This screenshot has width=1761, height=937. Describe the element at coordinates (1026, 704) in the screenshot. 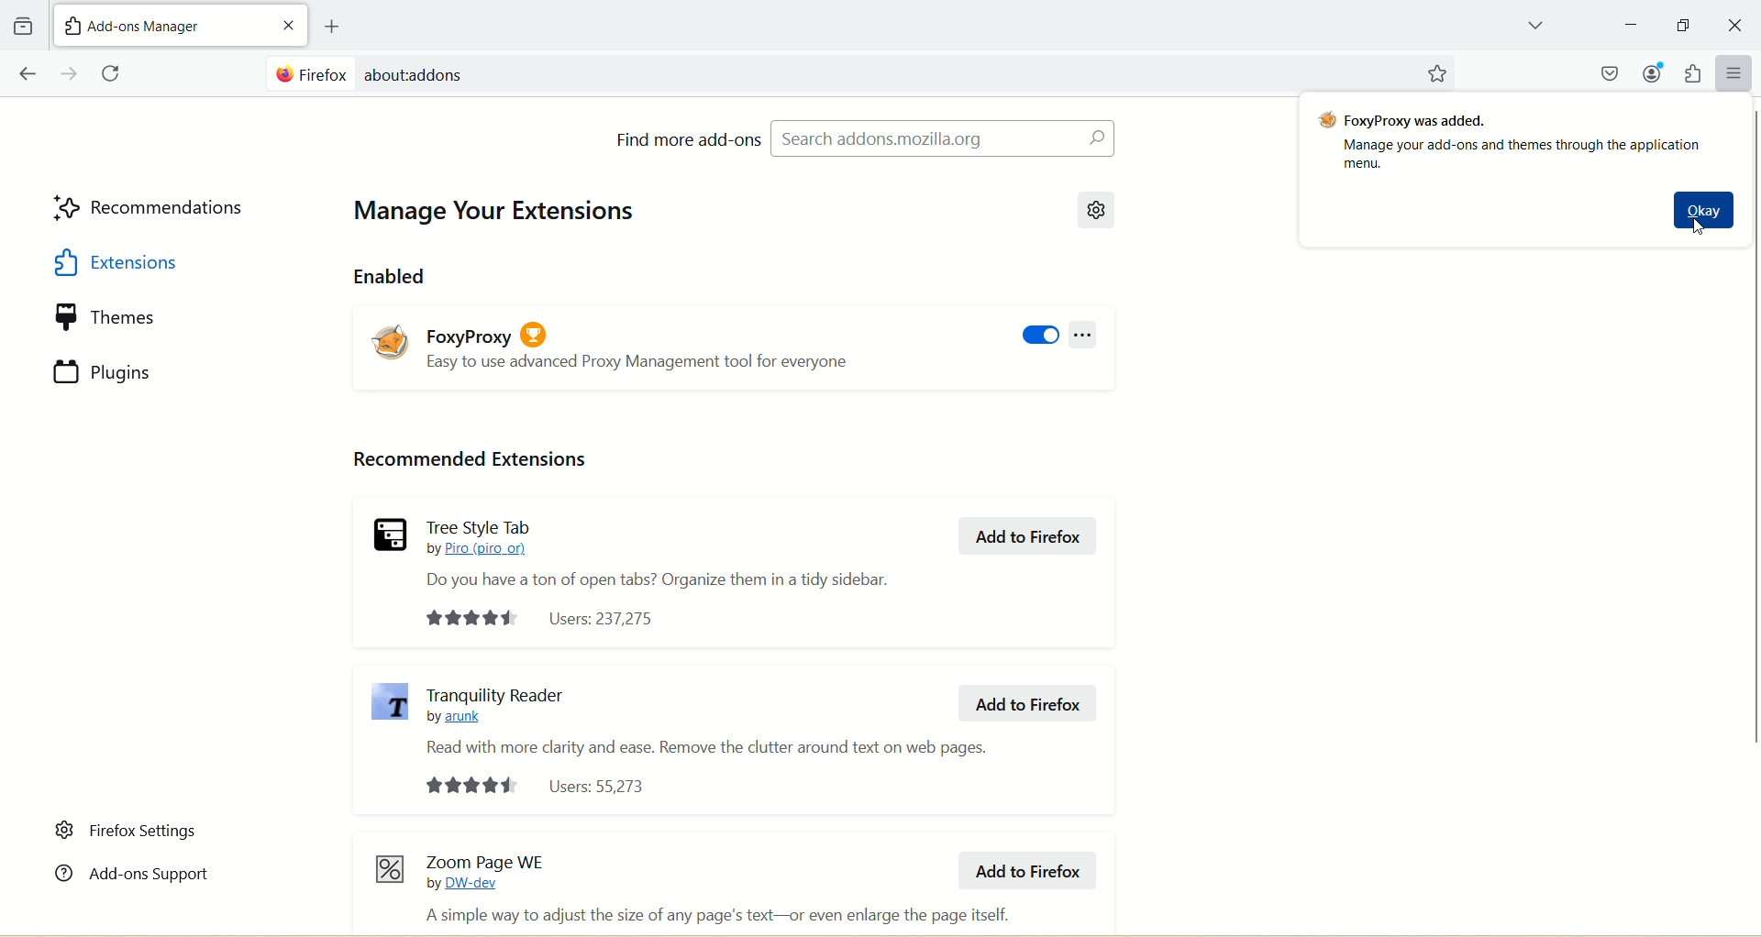

I see `Add to firefox` at that location.